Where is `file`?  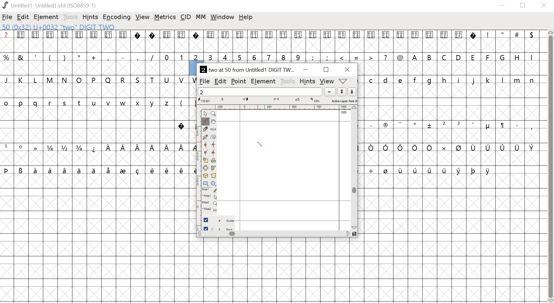 file is located at coordinates (204, 81).